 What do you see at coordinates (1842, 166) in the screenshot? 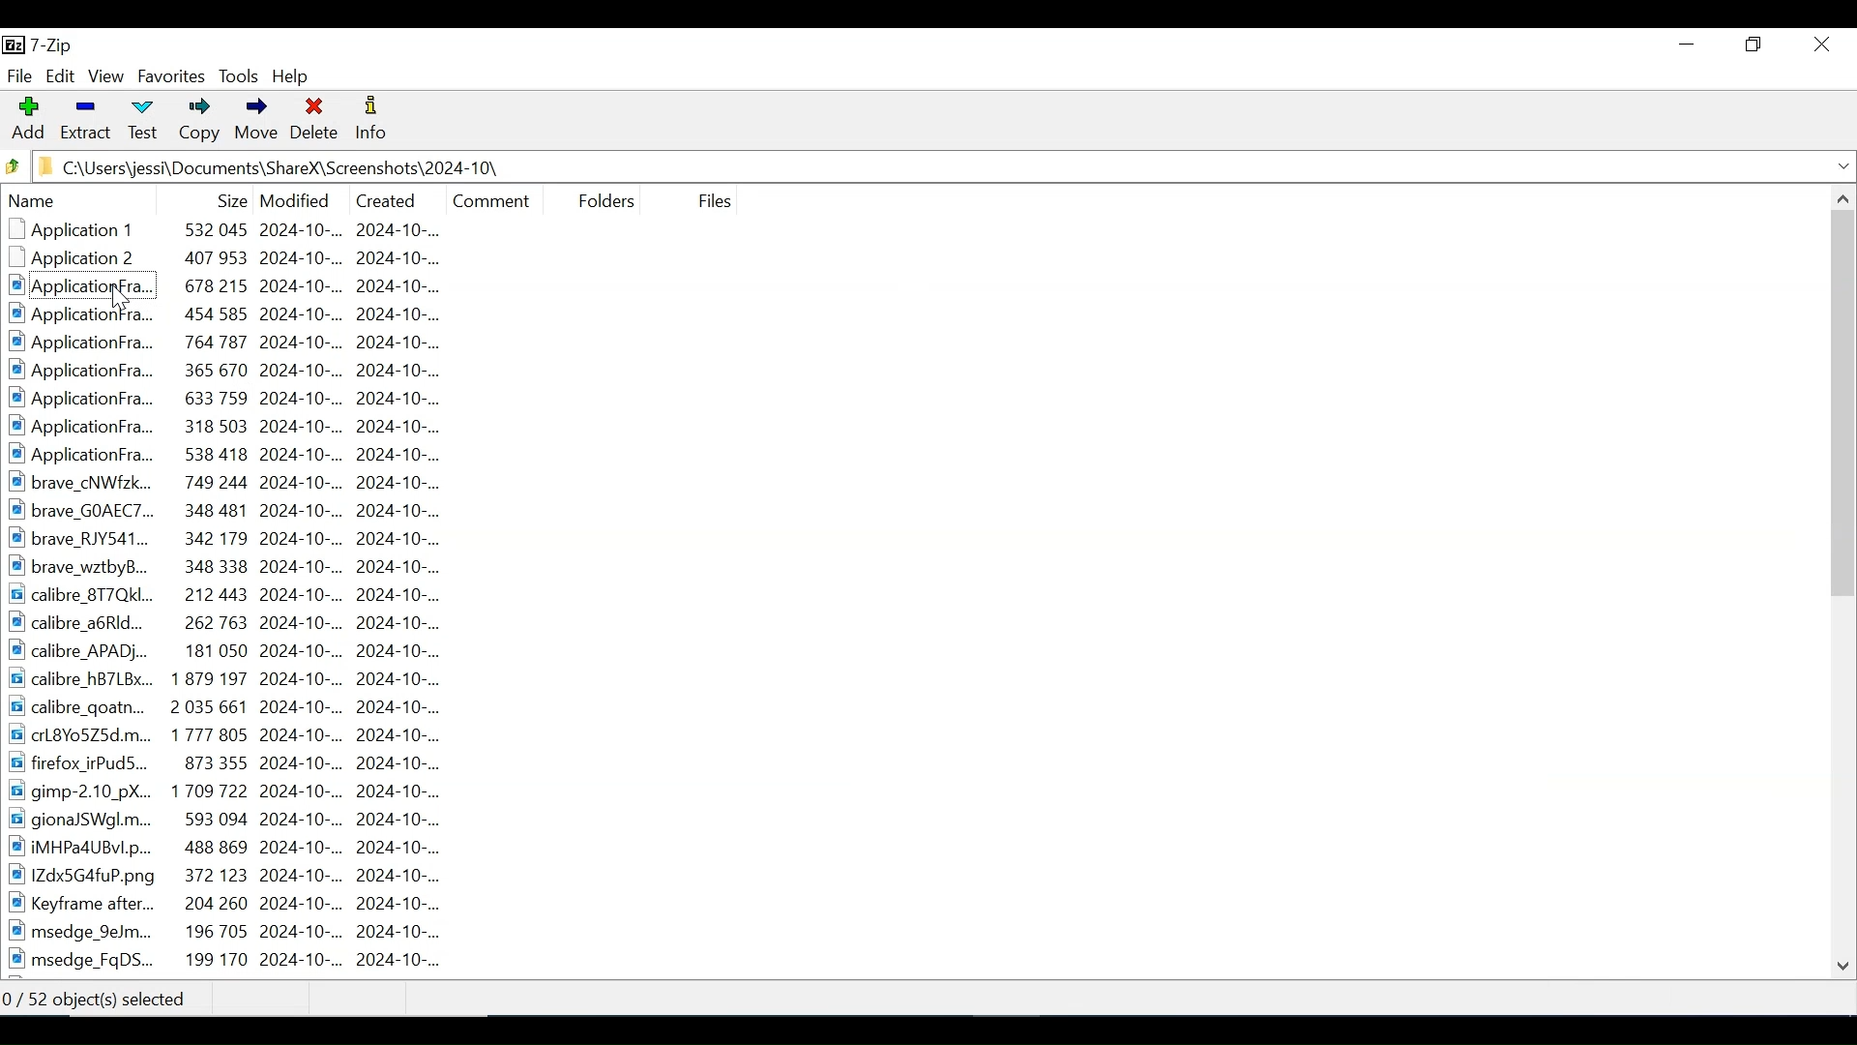
I see `Expand` at bounding box center [1842, 166].